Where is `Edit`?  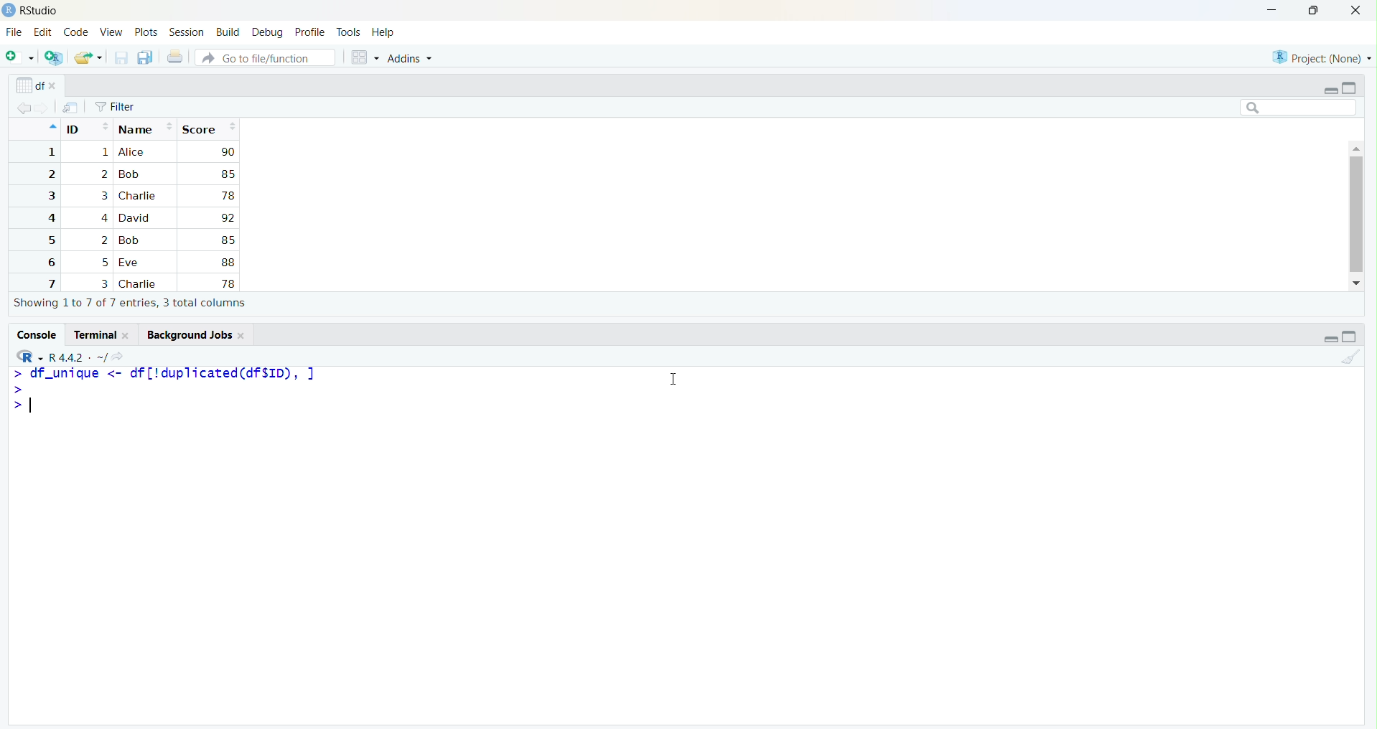
Edit is located at coordinates (42, 32).